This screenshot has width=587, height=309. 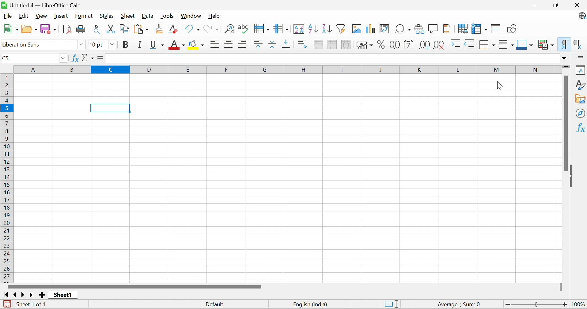 What do you see at coordinates (29, 58) in the screenshot?
I see `Name box` at bounding box center [29, 58].